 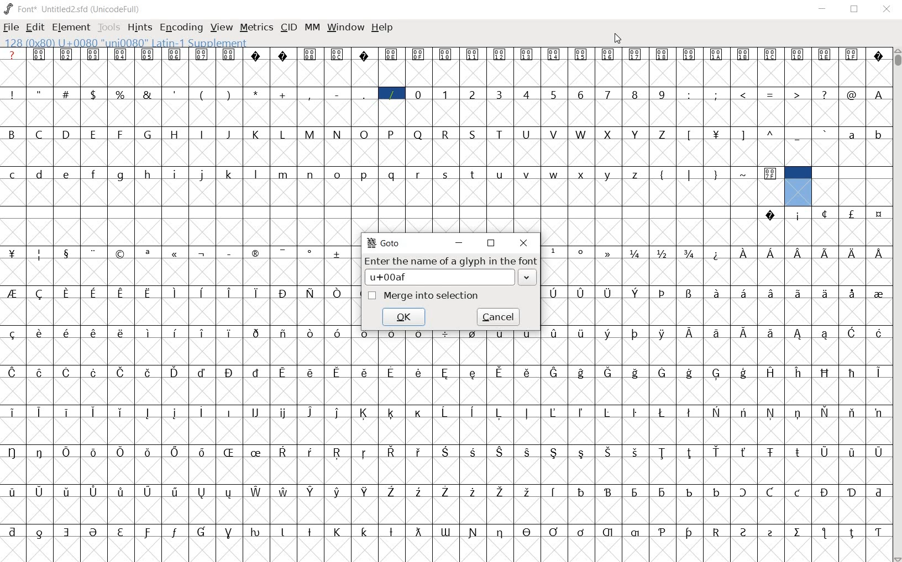 What do you see at coordinates (717, 491) in the screenshot?
I see `Symbol` at bounding box center [717, 491].